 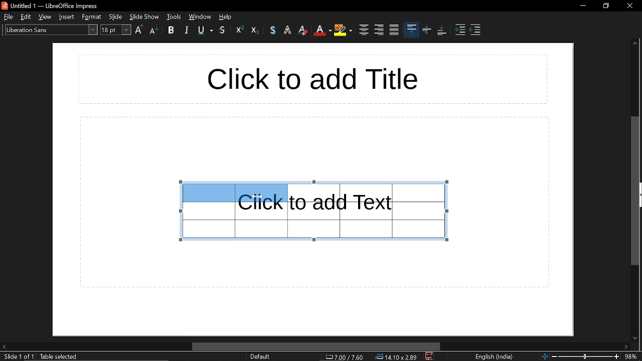 I want to click on shadow, so click(x=273, y=30).